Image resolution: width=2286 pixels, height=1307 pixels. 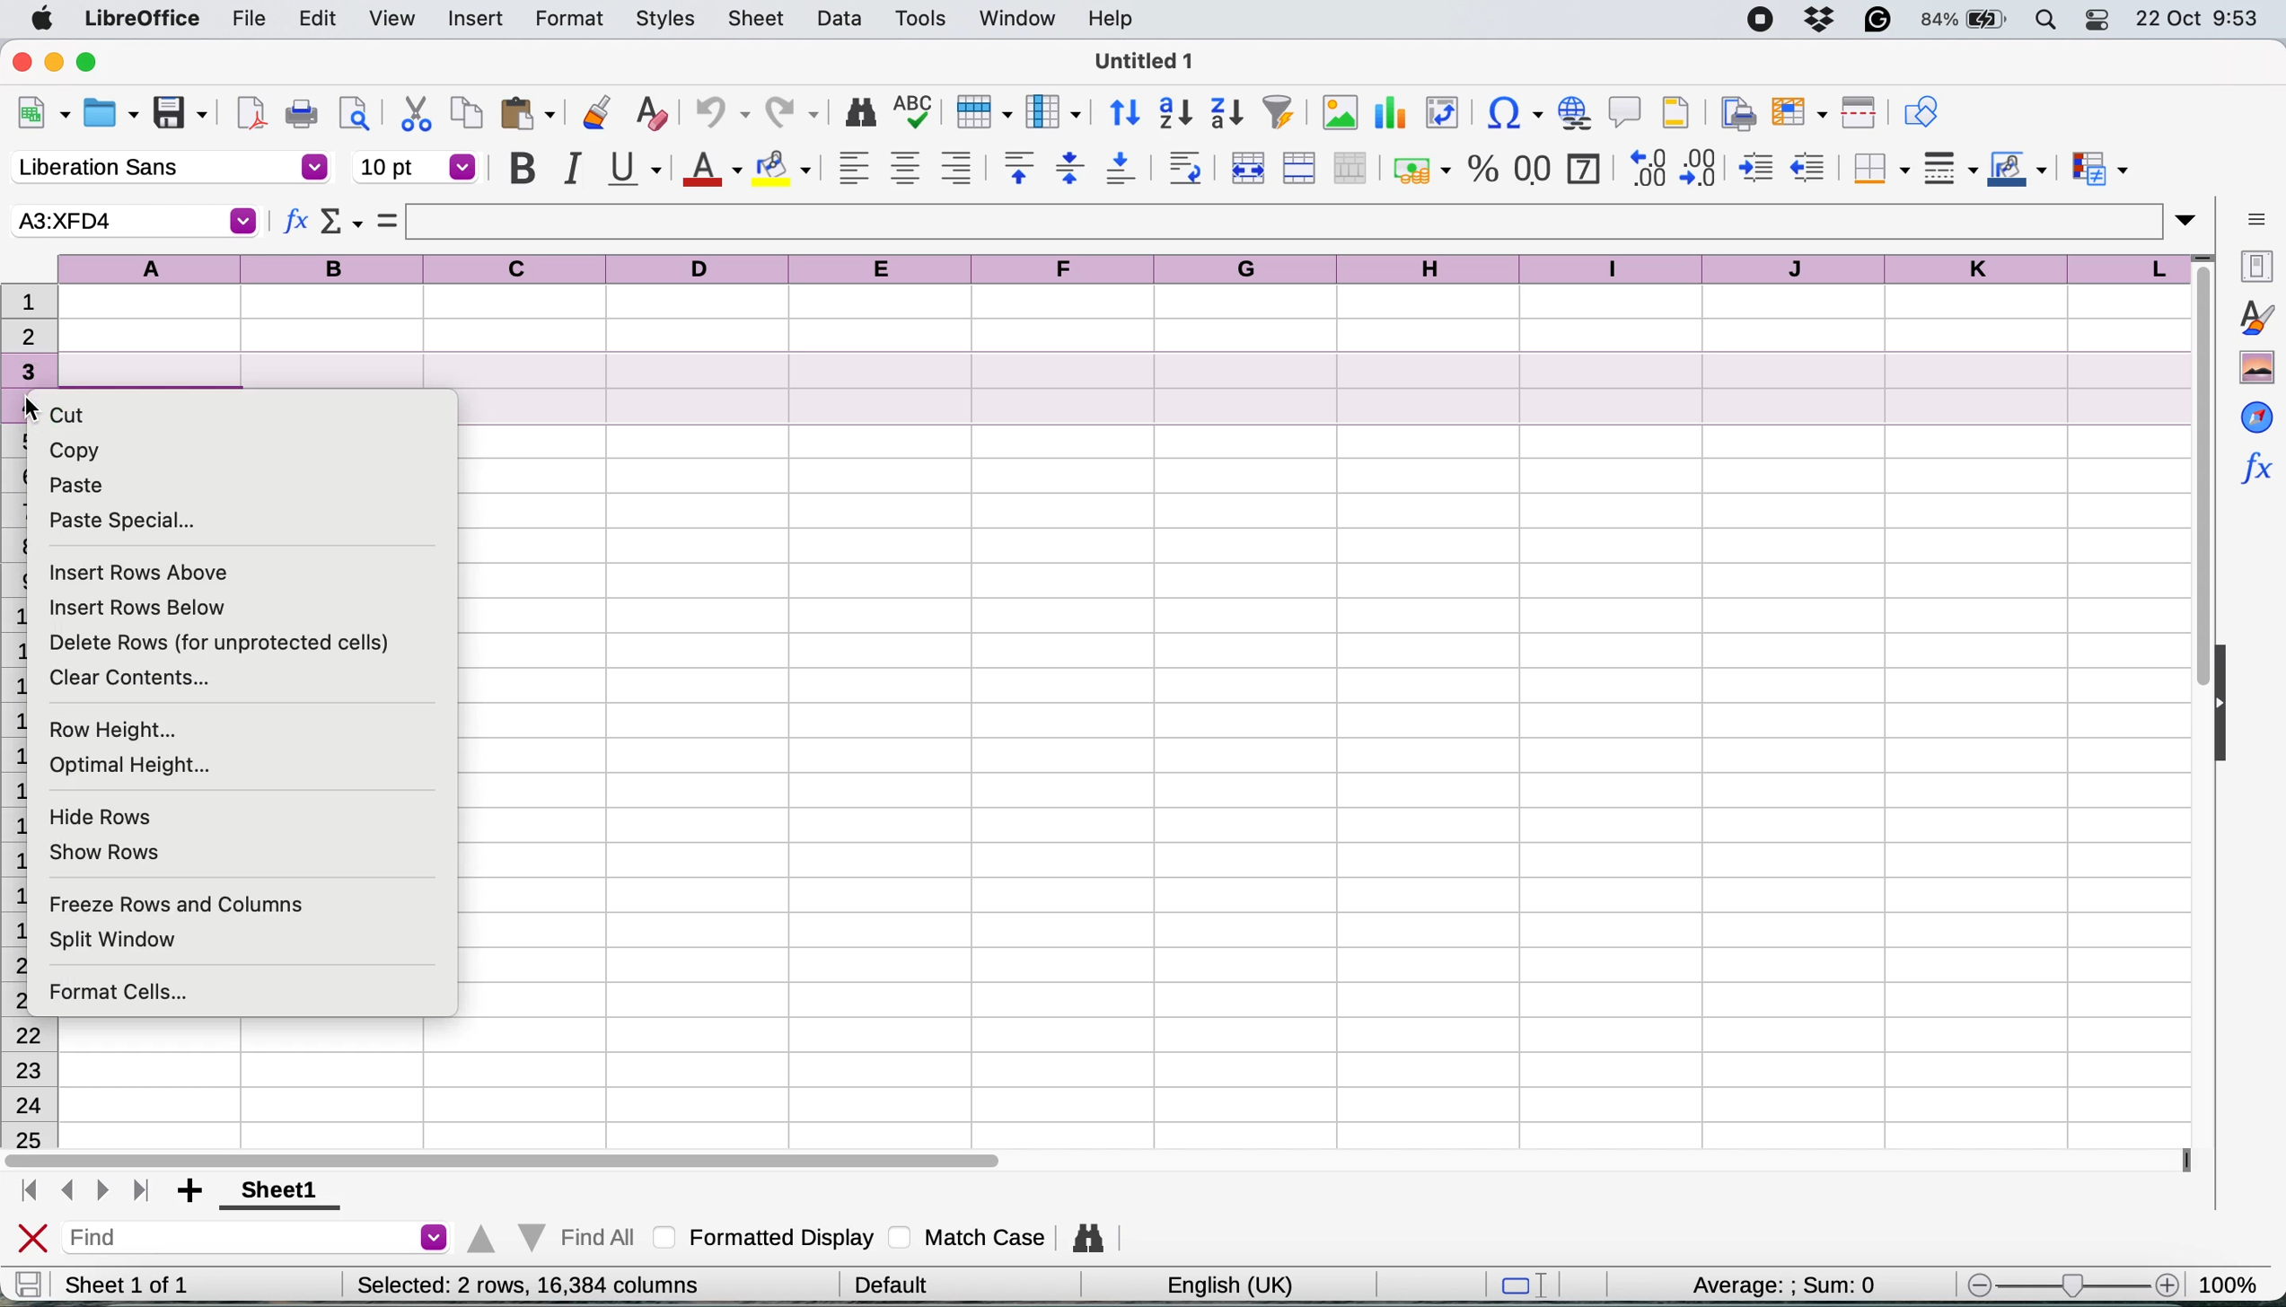 What do you see at coordinates (758, 18) in the screenshot?
I see `sheet` at bounding box center [758, 18].